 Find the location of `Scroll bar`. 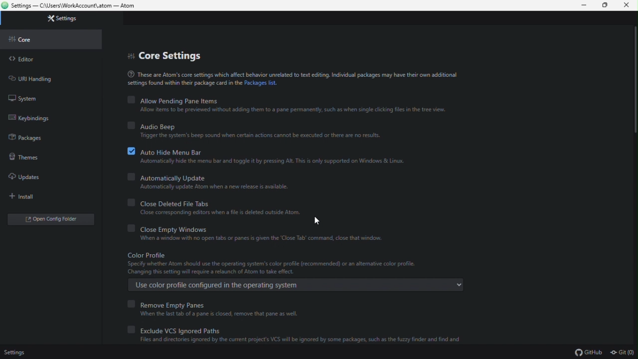

Scroll bar is located at coordinates (634, 82).